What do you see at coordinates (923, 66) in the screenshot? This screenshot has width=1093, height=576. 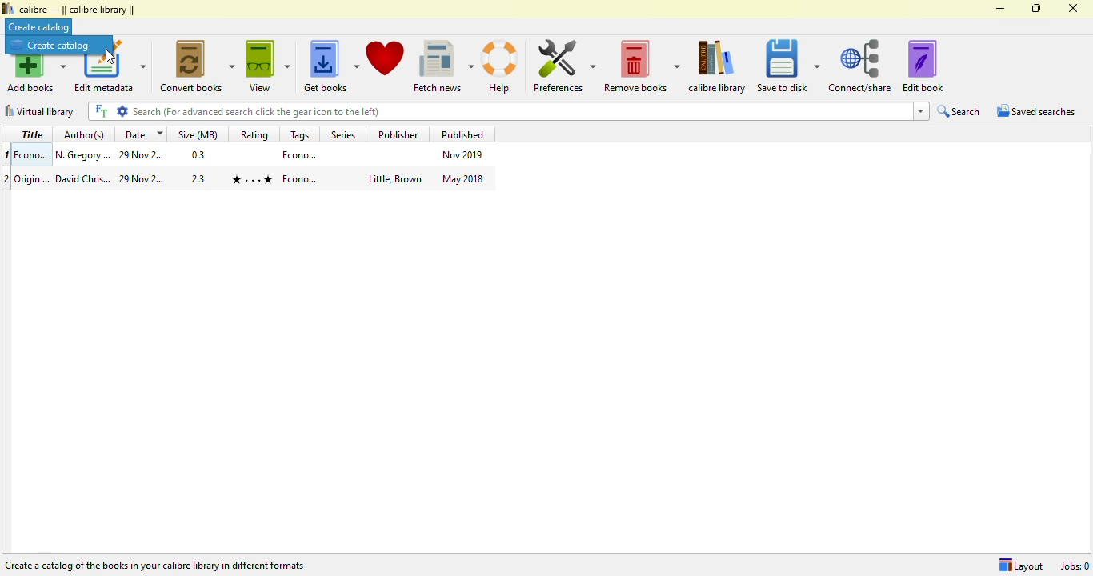 I see `edit book` at bounding box center [923, 66].